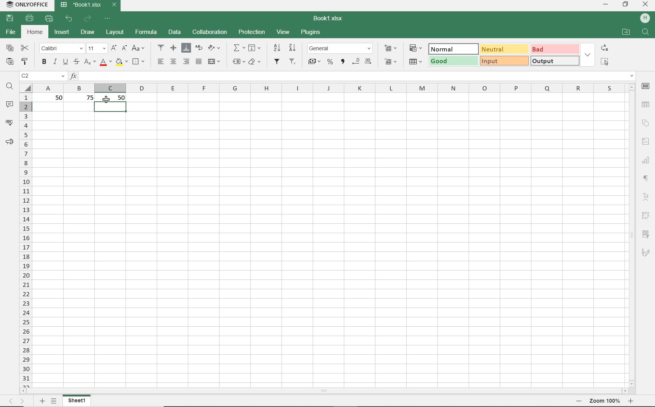  Describe the element at coordinates (325, 391) in the screenshot. I see `scrollbar` at that location.